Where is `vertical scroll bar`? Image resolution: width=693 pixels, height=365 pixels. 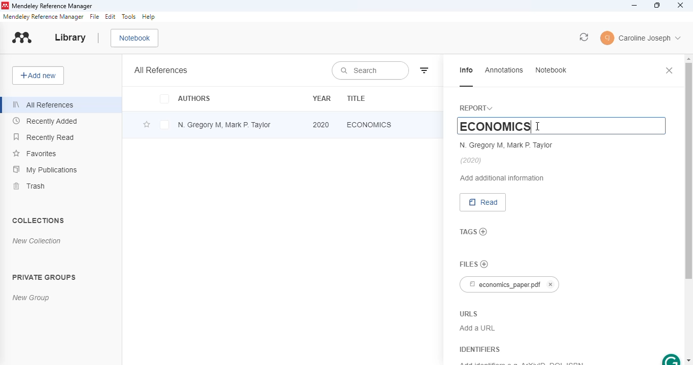
vertical scroll bar is located at coordinates (687, 171).